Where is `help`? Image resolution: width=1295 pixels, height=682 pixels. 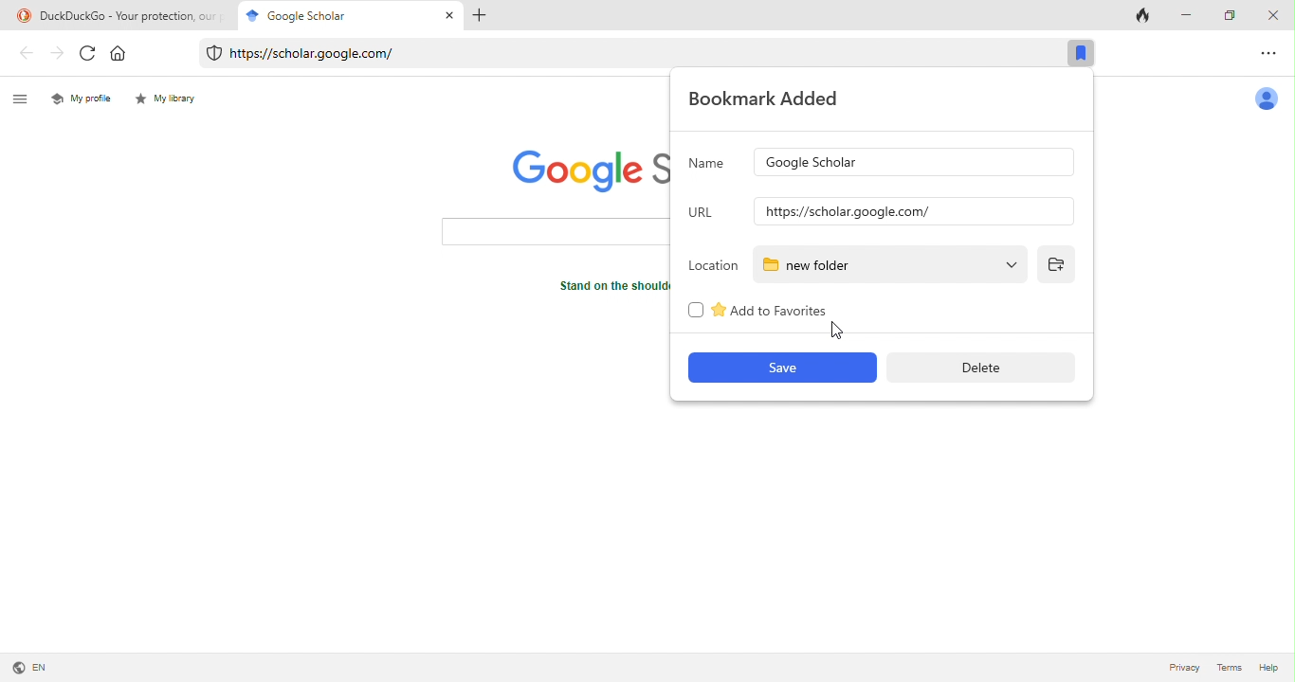 help is located at coordinates (1268, 669).